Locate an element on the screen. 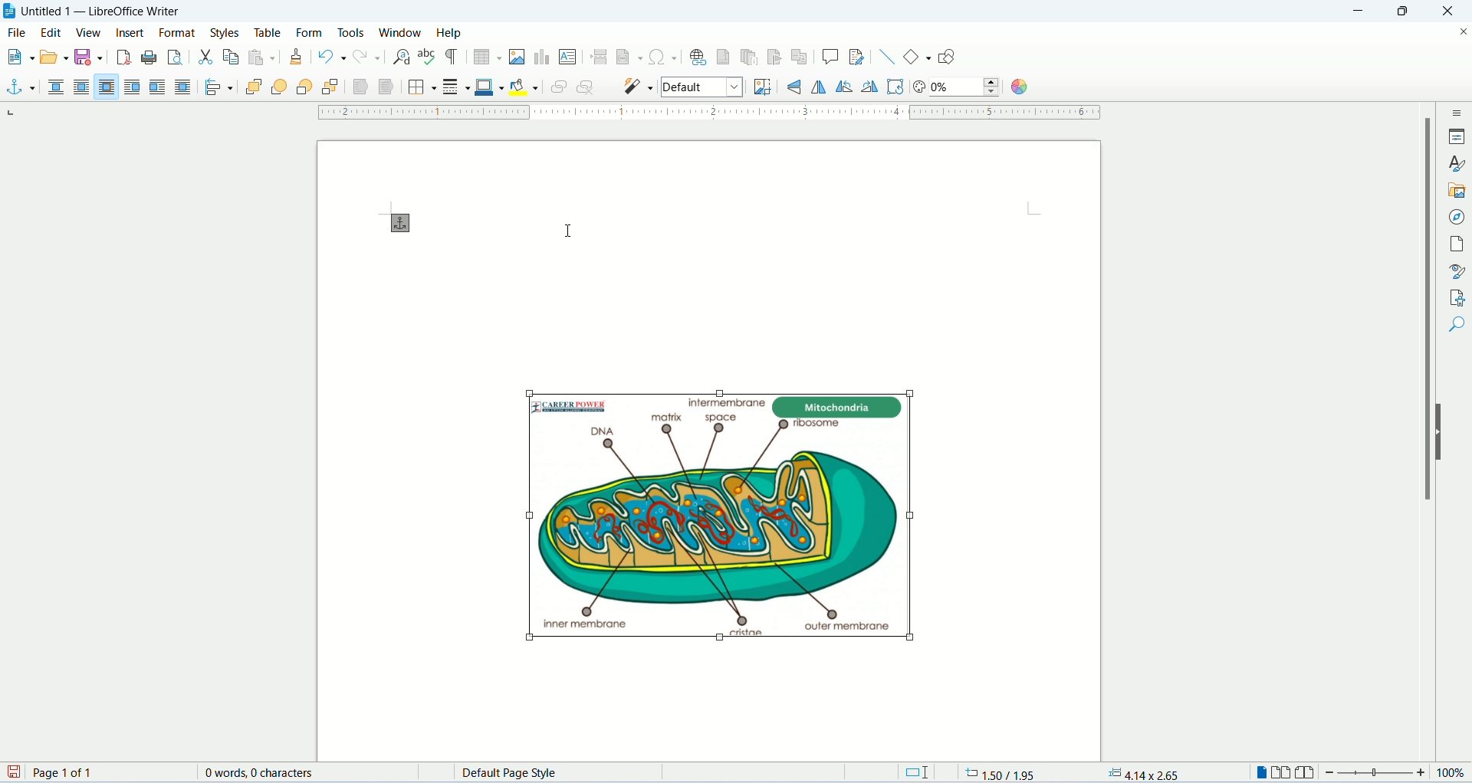  Untitled 1 - LibreOffice Writer is located at coordinates (114, 10).